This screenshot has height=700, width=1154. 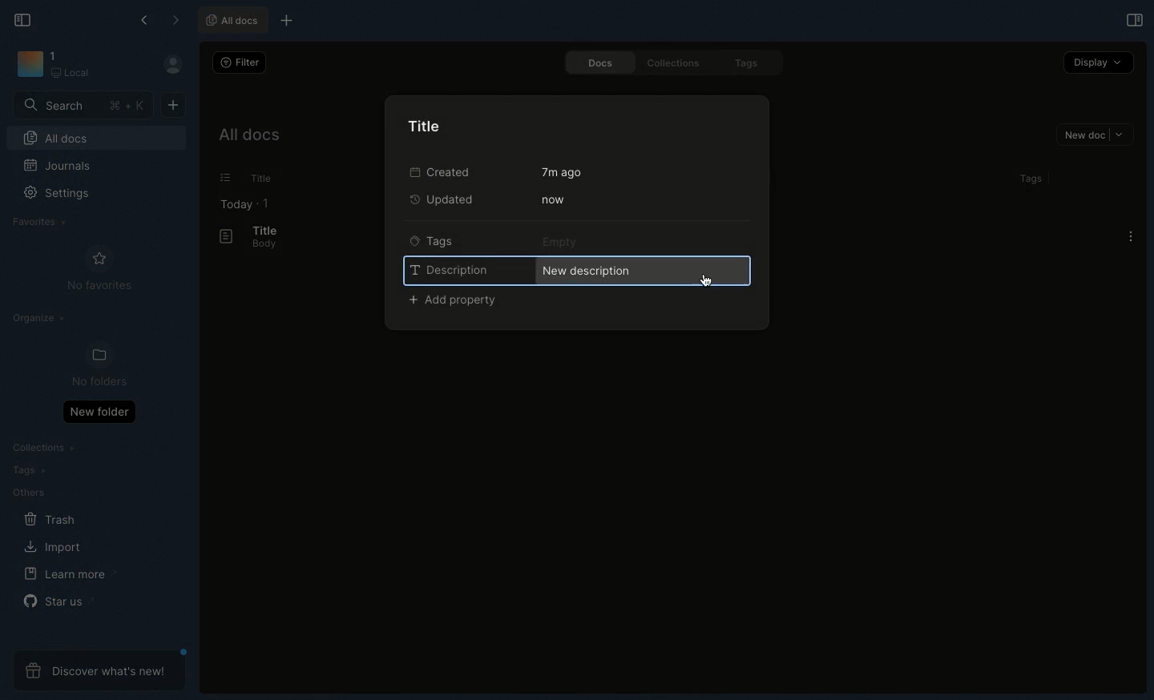 I want to click on All docs, so click(x=248, y=138).